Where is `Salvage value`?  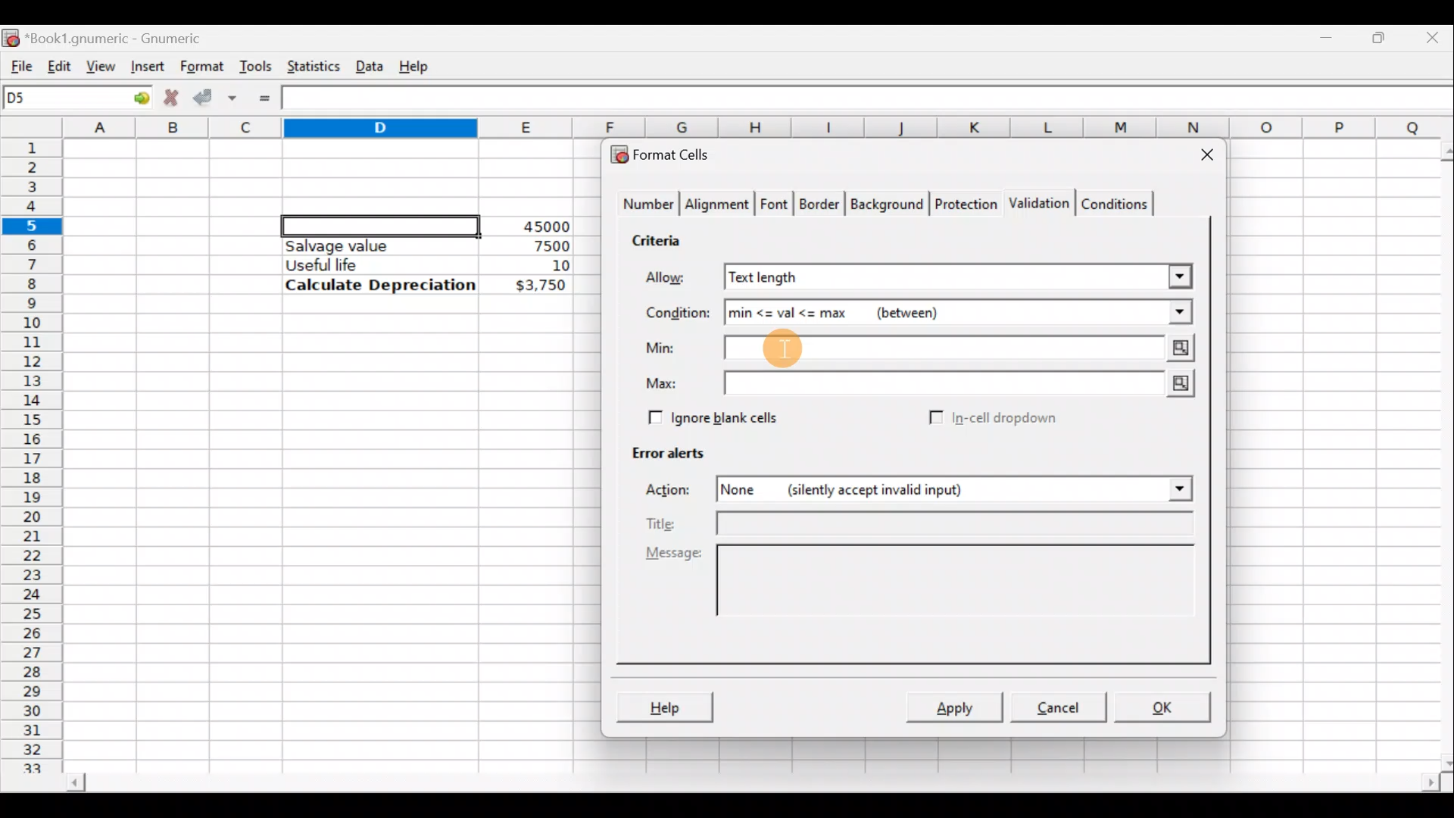 Salvage value is located at coordinates (367, 245).